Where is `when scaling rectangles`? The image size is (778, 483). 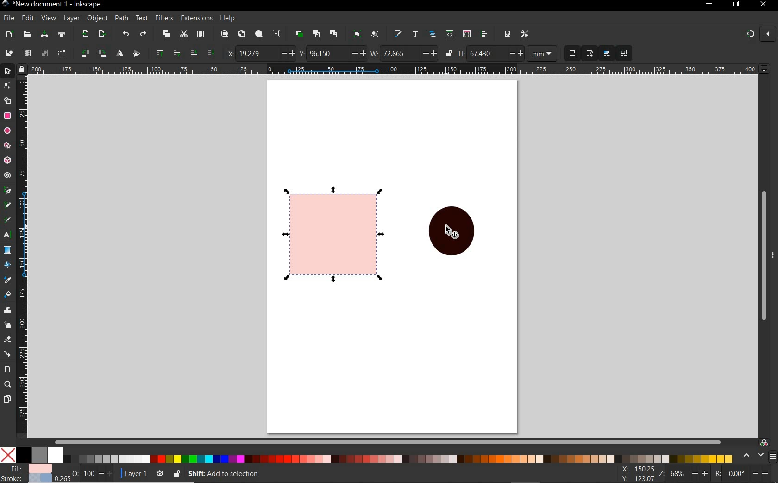
when scaling rectangles is located at coordinates (590, 54).